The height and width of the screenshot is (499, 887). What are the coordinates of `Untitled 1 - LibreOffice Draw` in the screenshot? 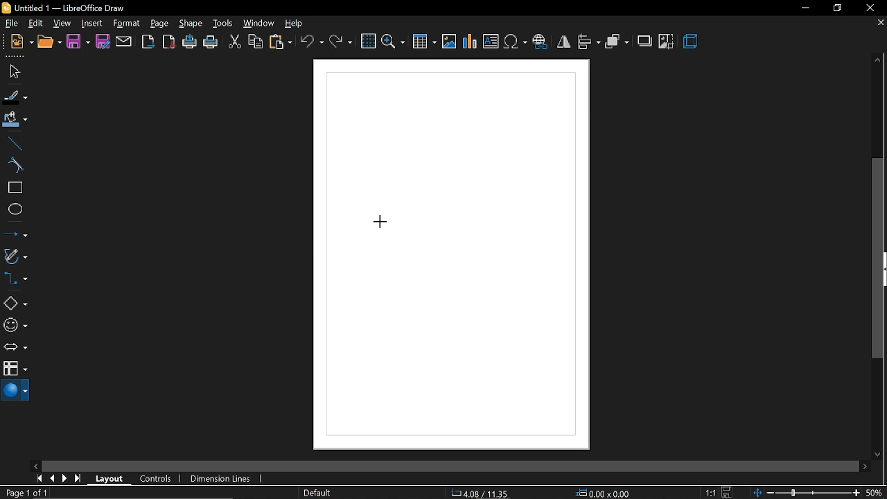 It's located at (63, 6).